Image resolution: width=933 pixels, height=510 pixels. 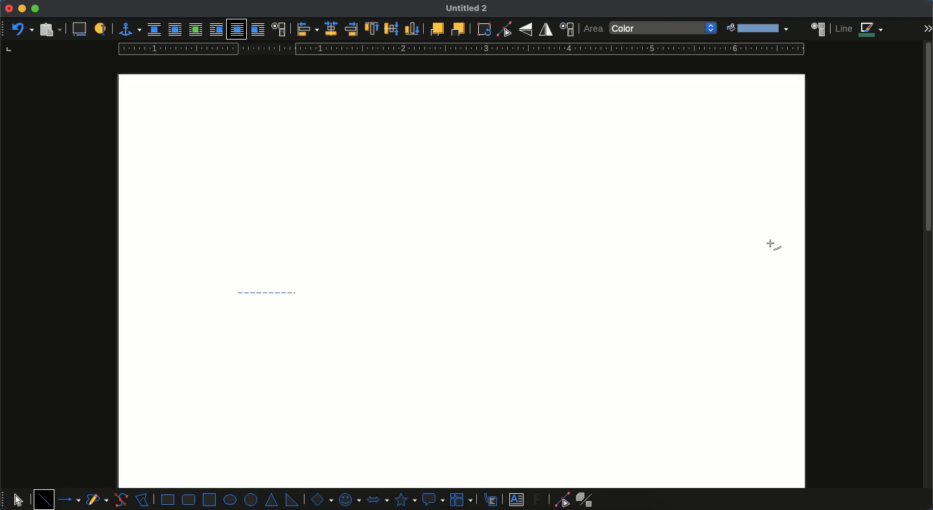 What do you see at coordinates (195, 29) in the screenshot?
I see `optimal` at bounding box center [195, 29].